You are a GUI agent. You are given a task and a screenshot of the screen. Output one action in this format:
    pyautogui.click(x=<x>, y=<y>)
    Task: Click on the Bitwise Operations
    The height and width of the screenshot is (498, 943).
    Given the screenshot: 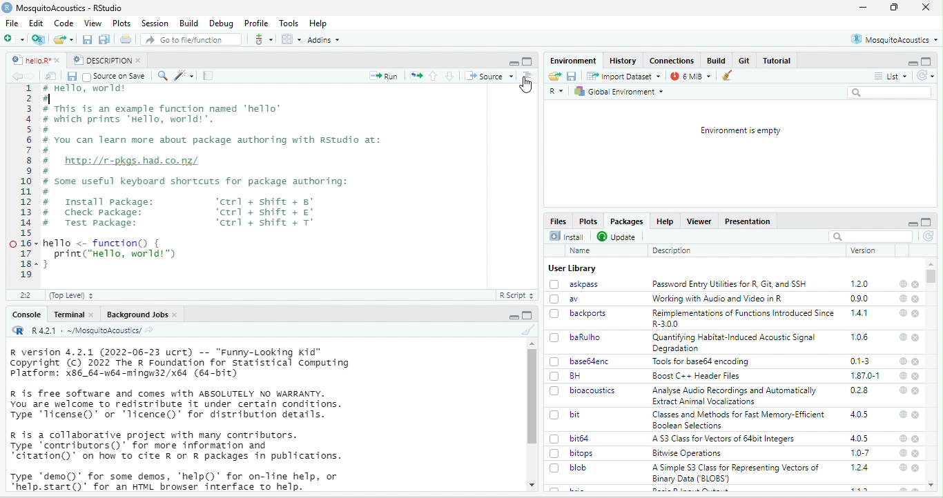 What is the action you would take?
    pyautogui.click(x=686, y=454)
    